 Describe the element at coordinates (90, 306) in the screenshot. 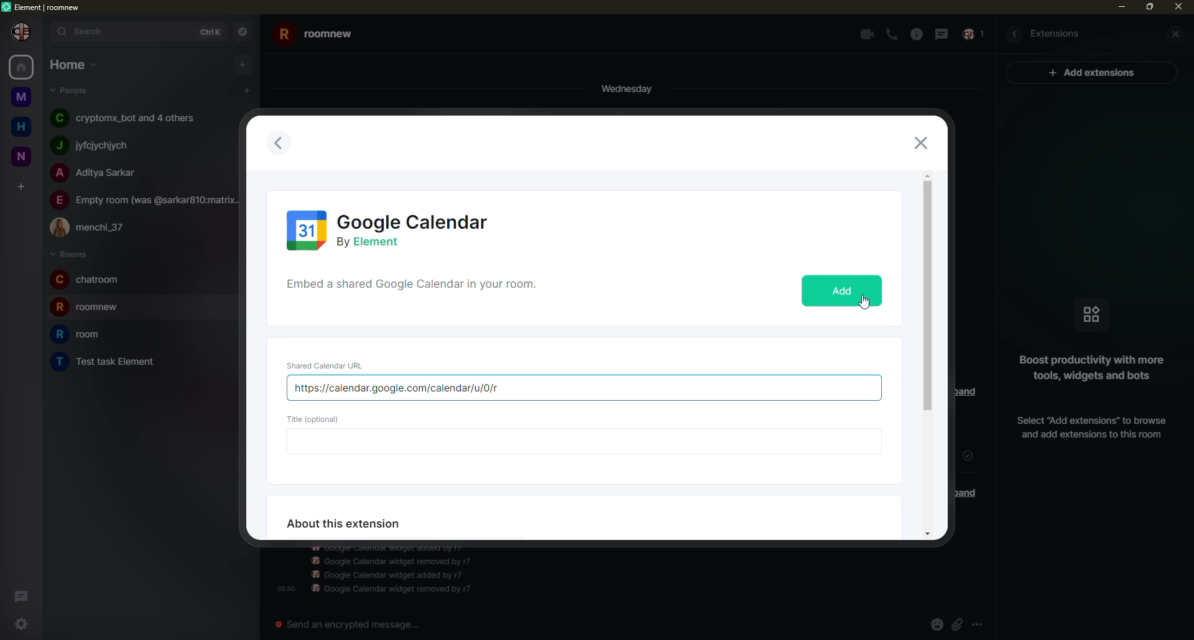

I see `room` at that location.